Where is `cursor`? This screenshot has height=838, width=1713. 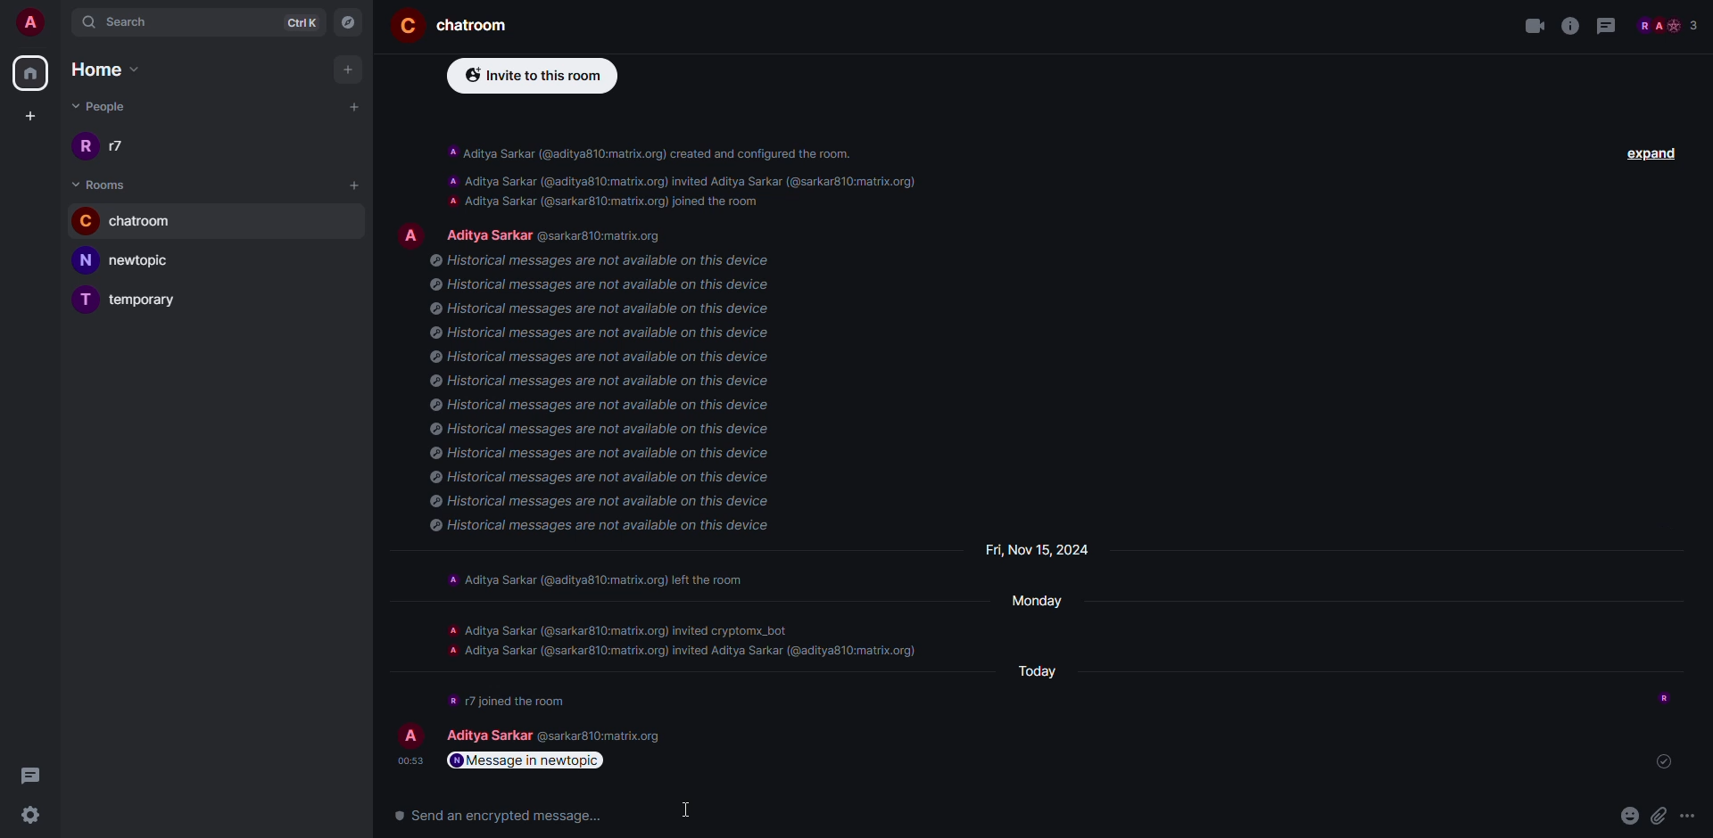
cursor is located at coordinates (691, 813).